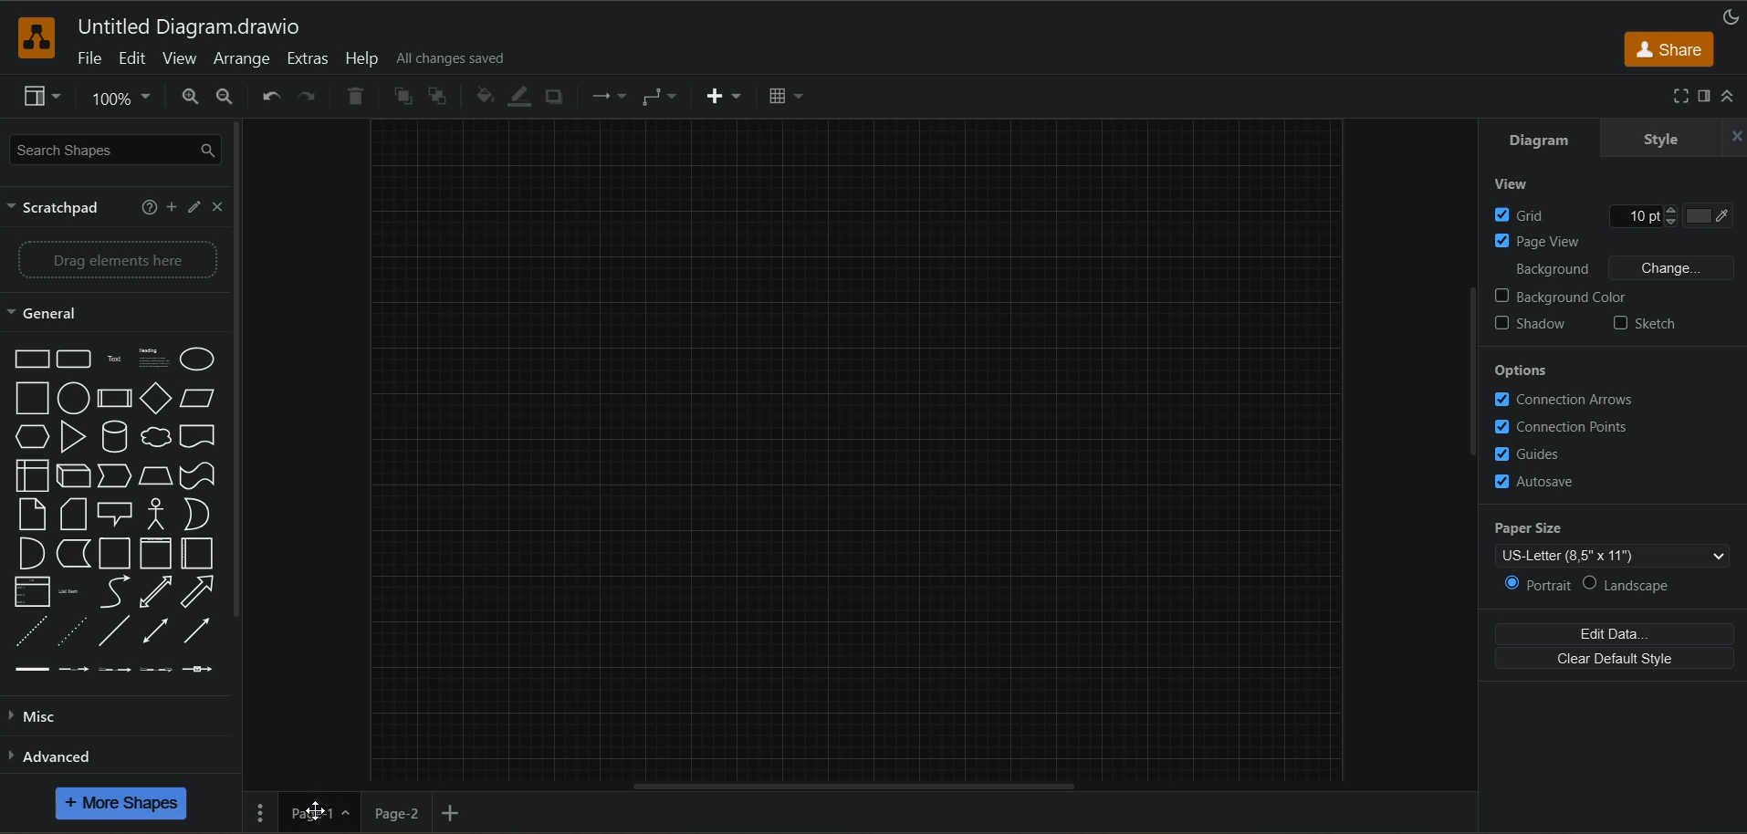  What do you see at coordinates (170, 211) in the screenshot?
I see `add` at bounding box center [170, 211].